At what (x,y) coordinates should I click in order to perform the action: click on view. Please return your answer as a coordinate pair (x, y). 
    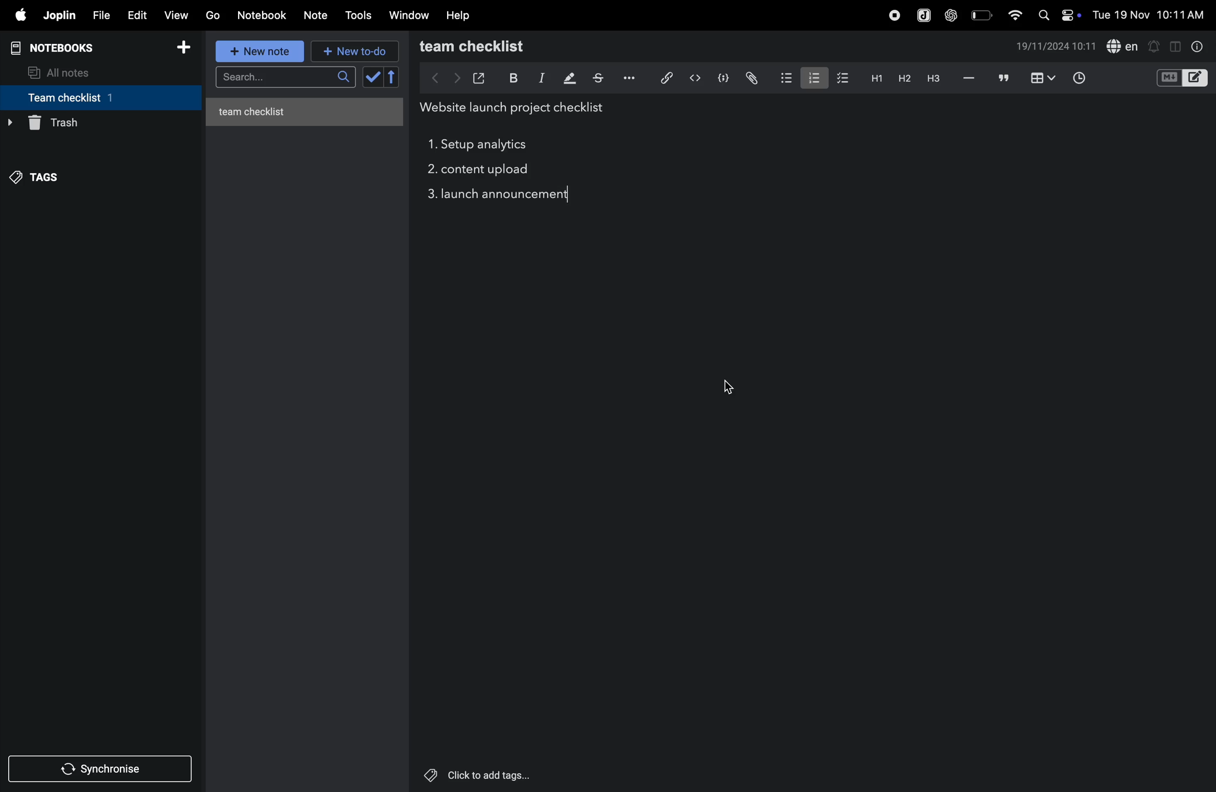
    Looking at the image, I should click on (178, 14).